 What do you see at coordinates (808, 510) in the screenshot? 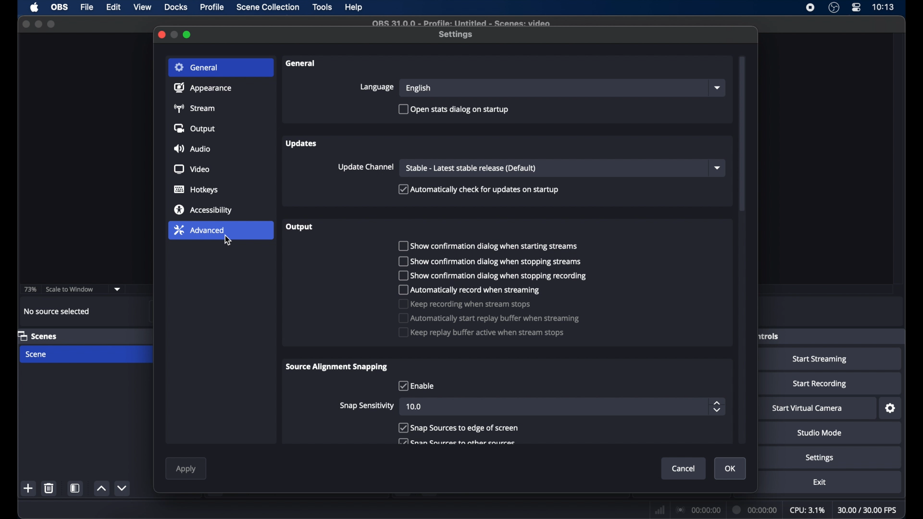
I see `cpu` at bounding box center [808, 510].